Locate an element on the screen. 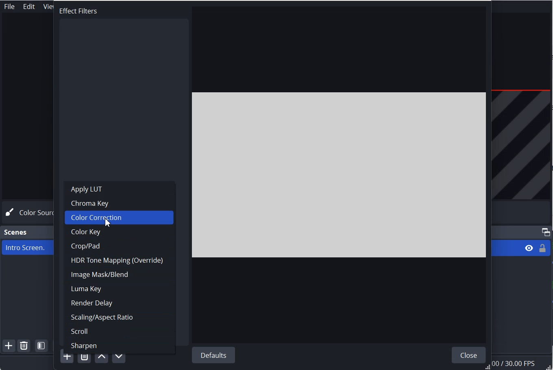 The height and width of the screenshot is (370, 553). Scaling/Aspect ration is located at coordinates (119, 316).